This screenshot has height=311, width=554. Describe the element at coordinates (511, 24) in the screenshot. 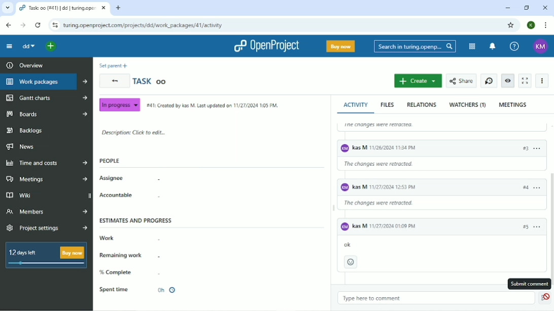

I see `Bookmark this tab` at that location.